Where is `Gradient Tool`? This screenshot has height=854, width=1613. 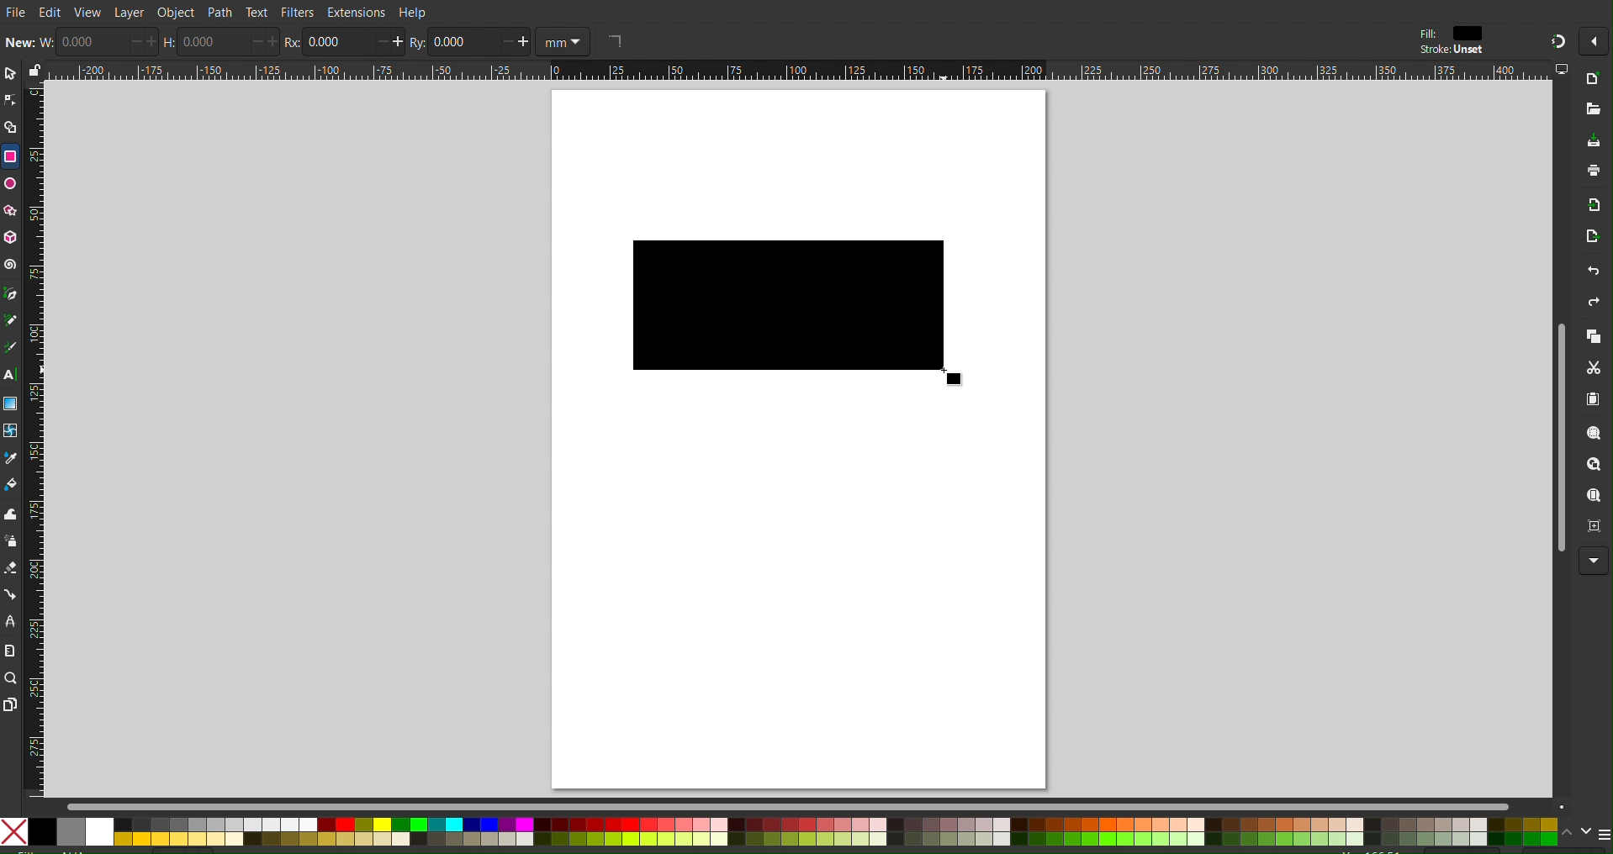
Gradient Tool is located at coordinates (10, 403).